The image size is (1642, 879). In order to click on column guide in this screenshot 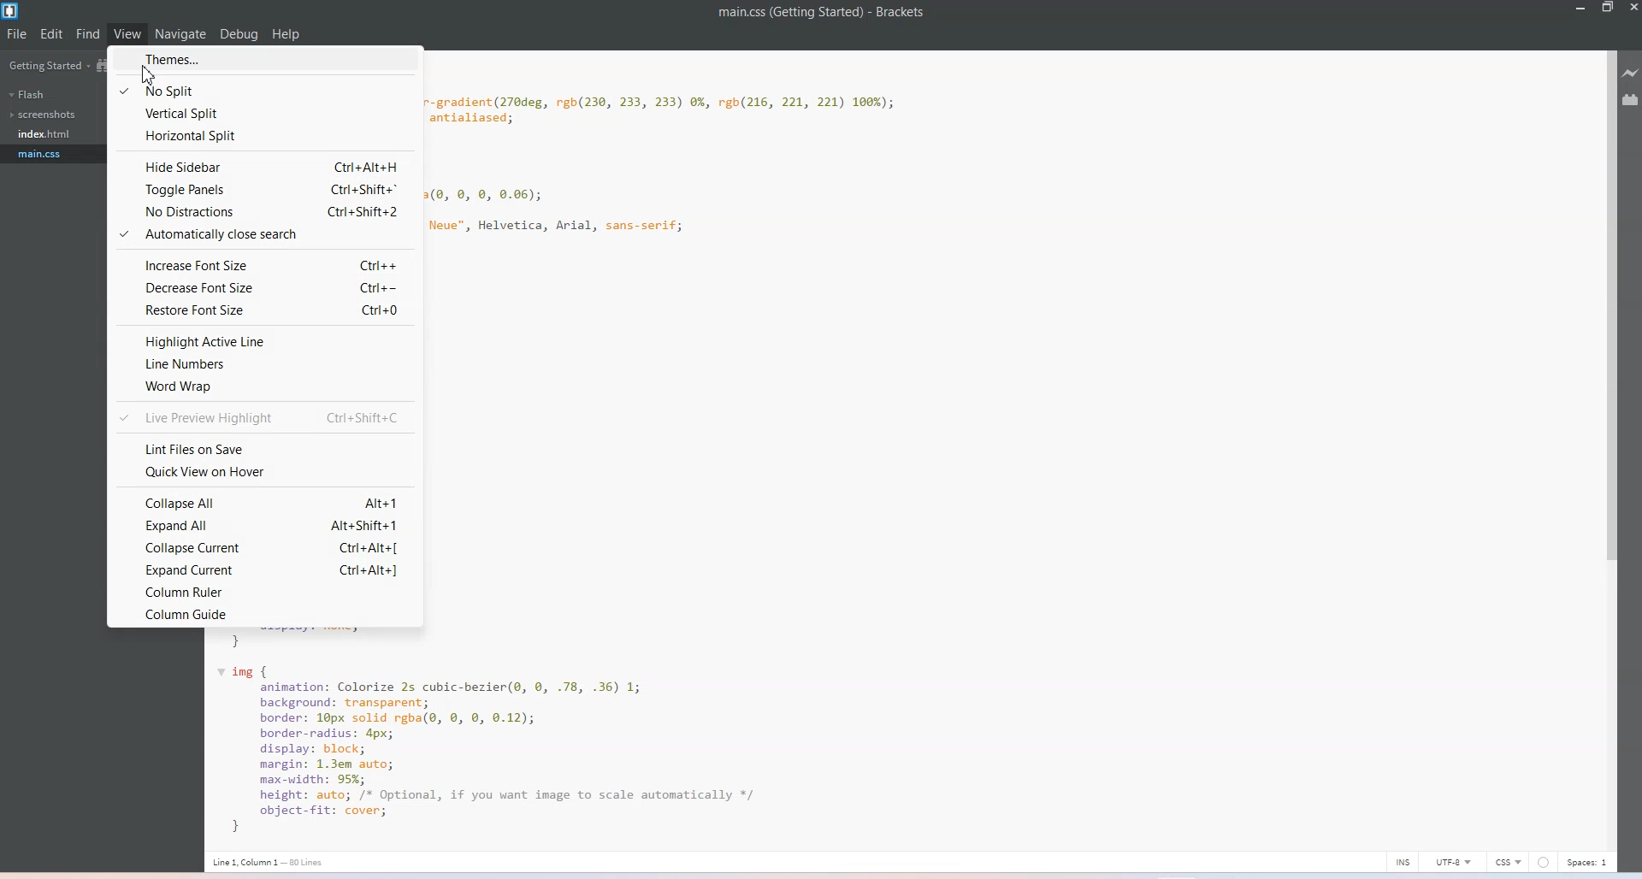, I will do `click(267, 612)`.